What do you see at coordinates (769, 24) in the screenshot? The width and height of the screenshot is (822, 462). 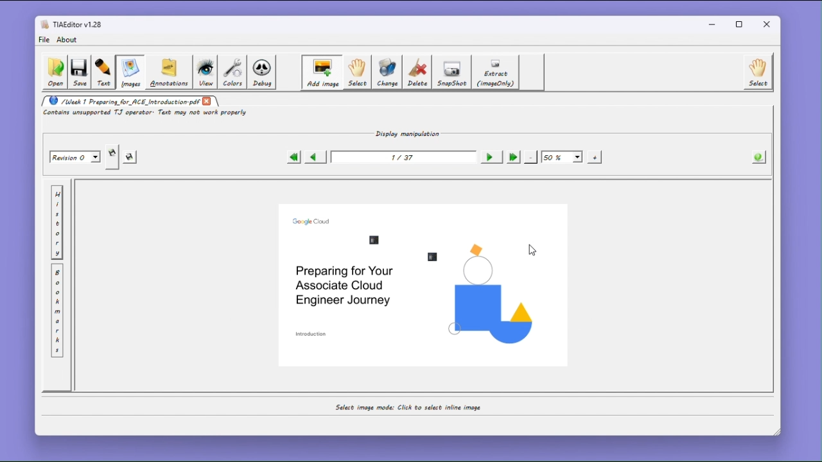 I see `close` at bounding box center [769, 24].